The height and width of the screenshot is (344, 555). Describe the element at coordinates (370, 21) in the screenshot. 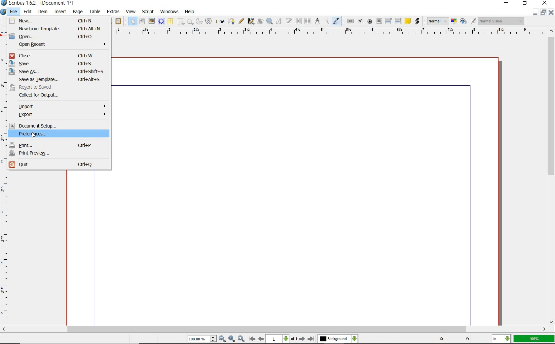

I see `pdf radio button` at that location.